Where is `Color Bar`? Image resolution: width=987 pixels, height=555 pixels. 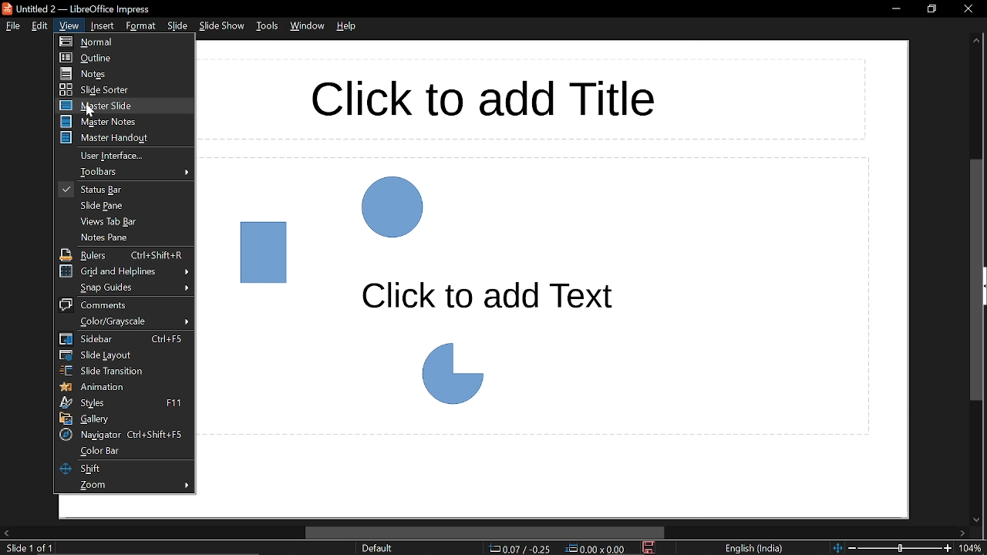 Color Bar is located at coordinates (122, 451).